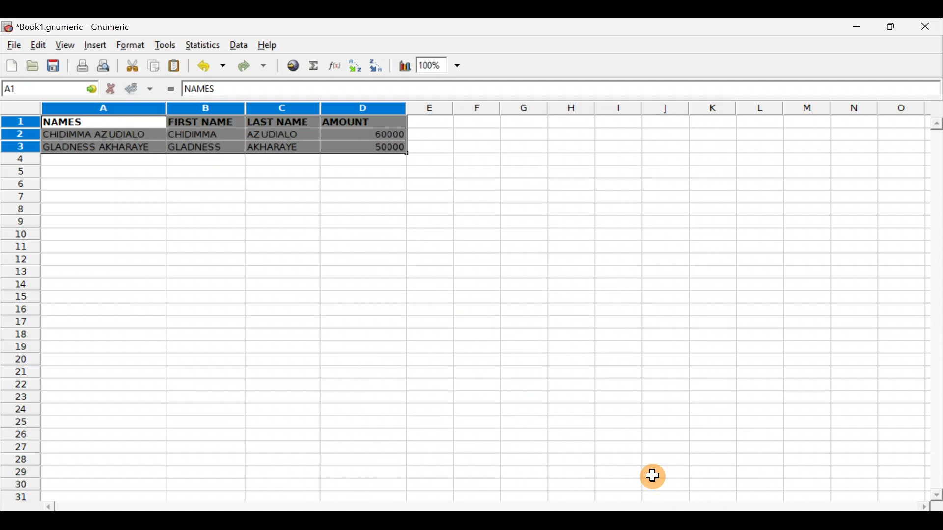  I want to click on Print preview, so click(106, 65).